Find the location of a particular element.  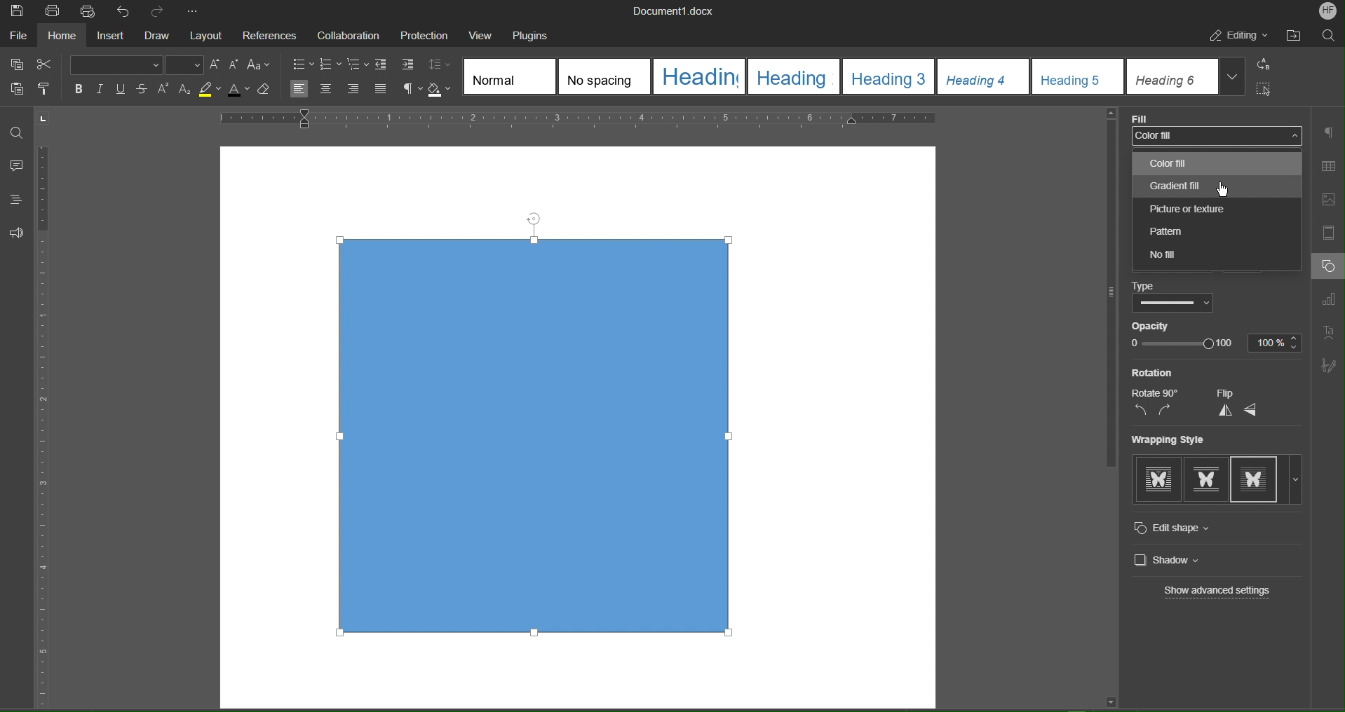

Rotate 90 is located at coordinates (1158, 392).